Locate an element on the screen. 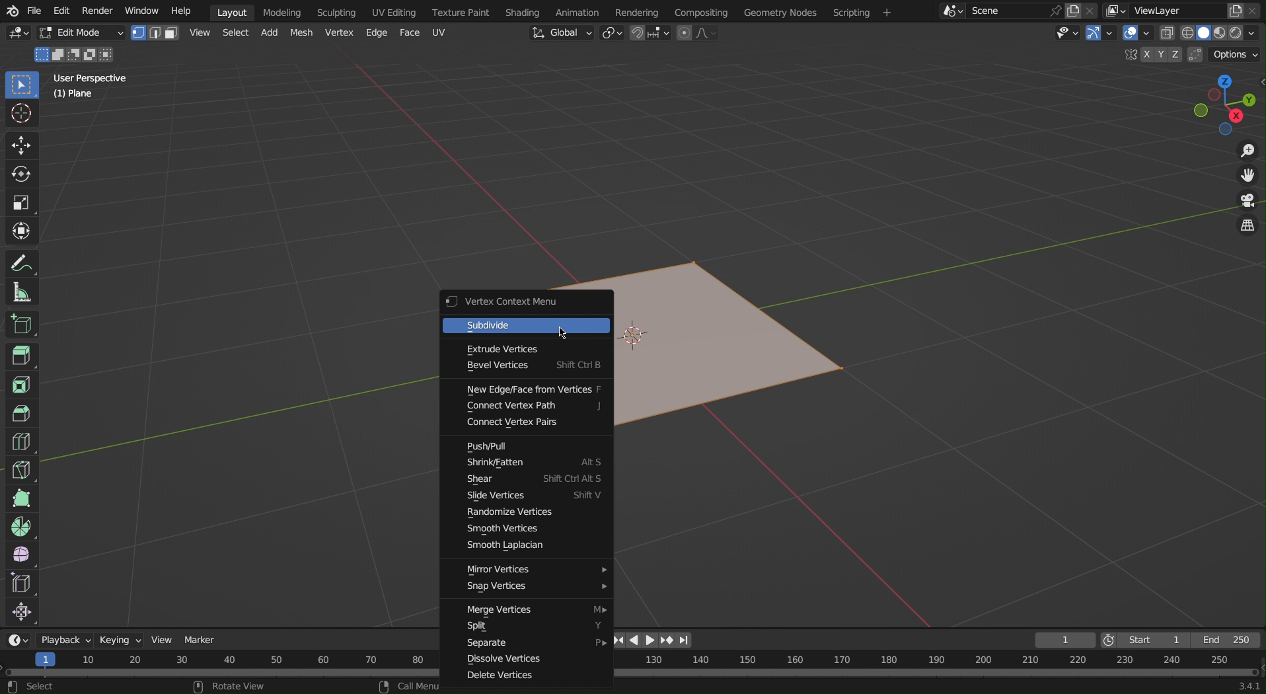  Blender logo is located at coordinates (11, 11).